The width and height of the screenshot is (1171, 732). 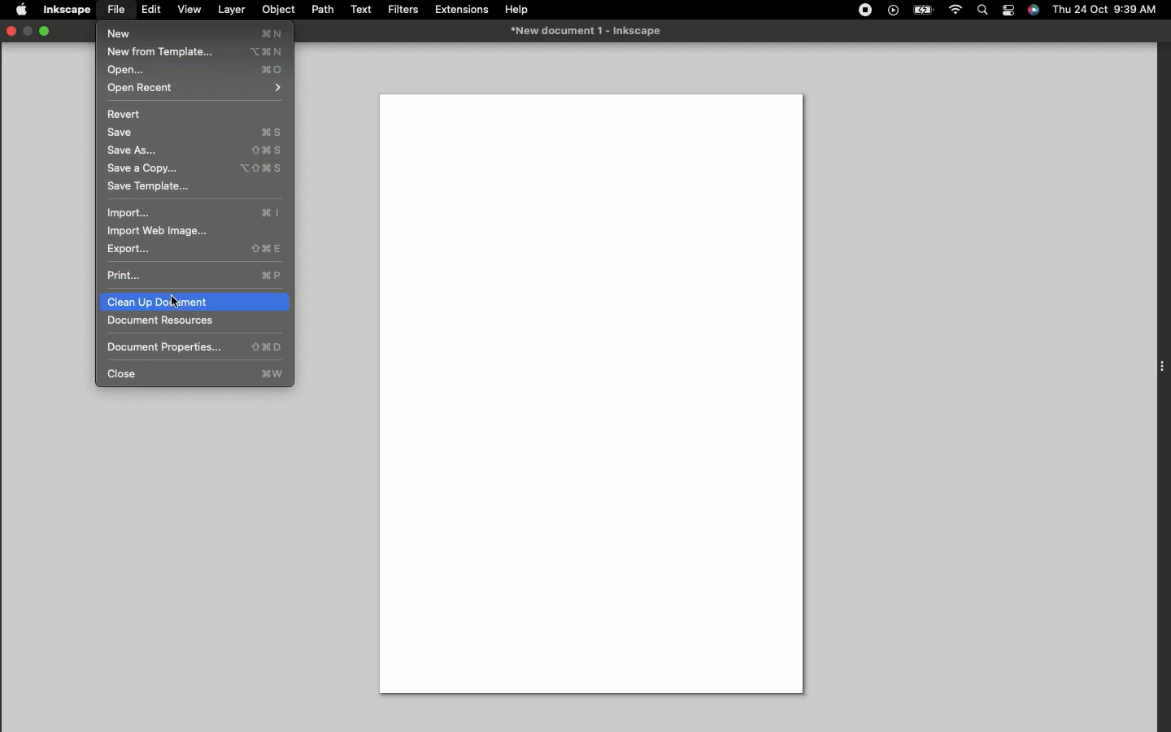 I want to click on Text, so click(x=359, y=10).